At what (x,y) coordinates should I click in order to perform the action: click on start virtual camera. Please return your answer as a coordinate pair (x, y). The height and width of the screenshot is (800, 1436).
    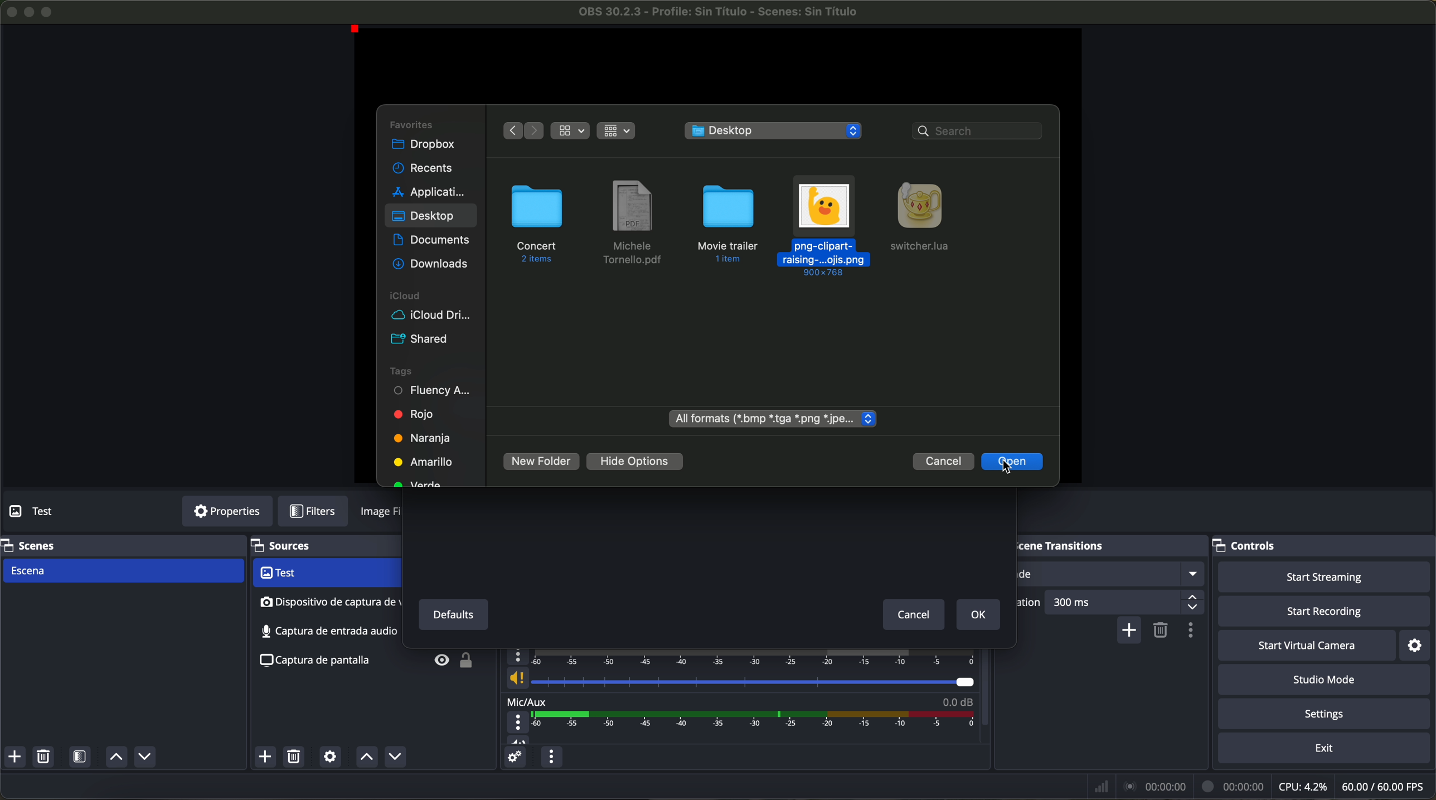
    Looking at the image, I should click on (1307, 645).